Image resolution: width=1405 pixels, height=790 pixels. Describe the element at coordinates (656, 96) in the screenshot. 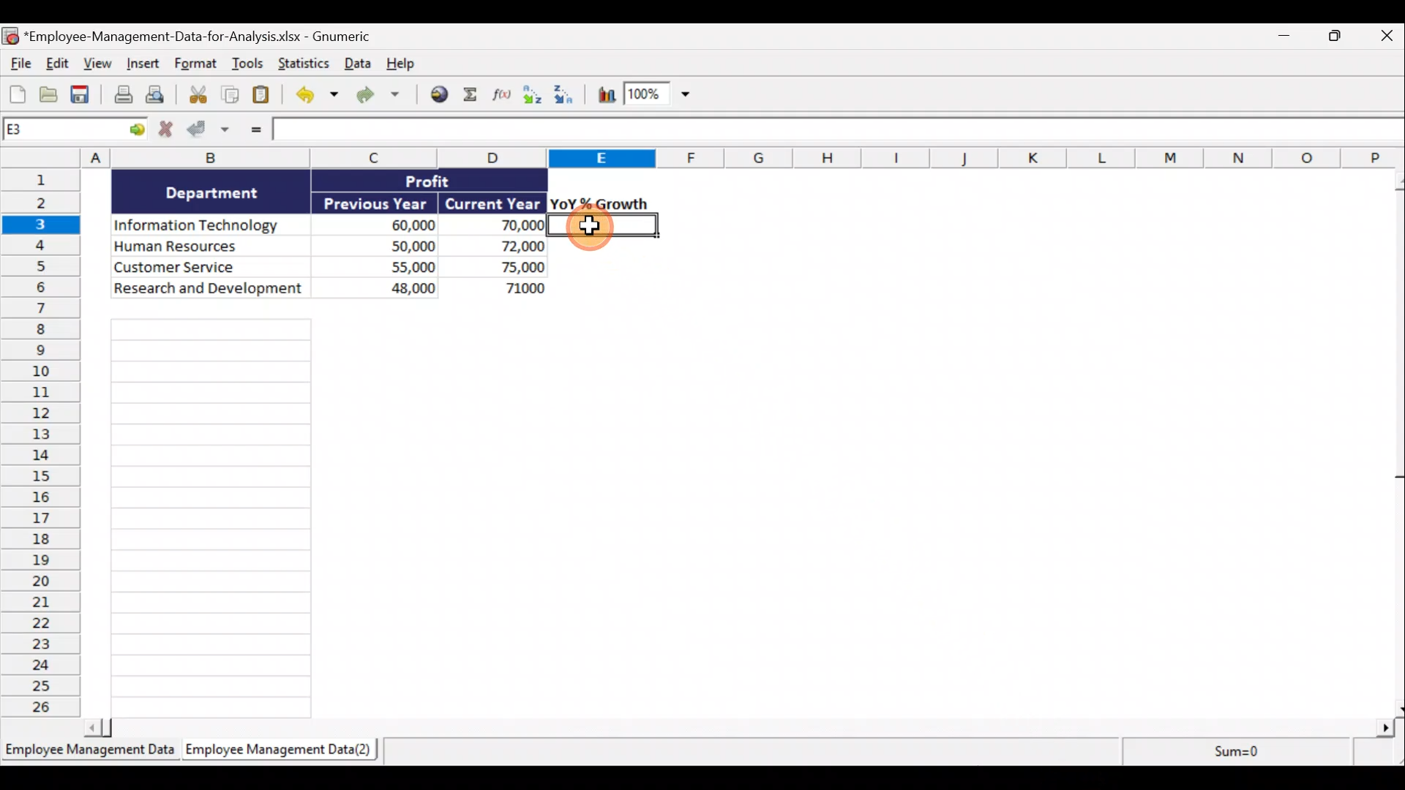

I see `Zoom` at that location.